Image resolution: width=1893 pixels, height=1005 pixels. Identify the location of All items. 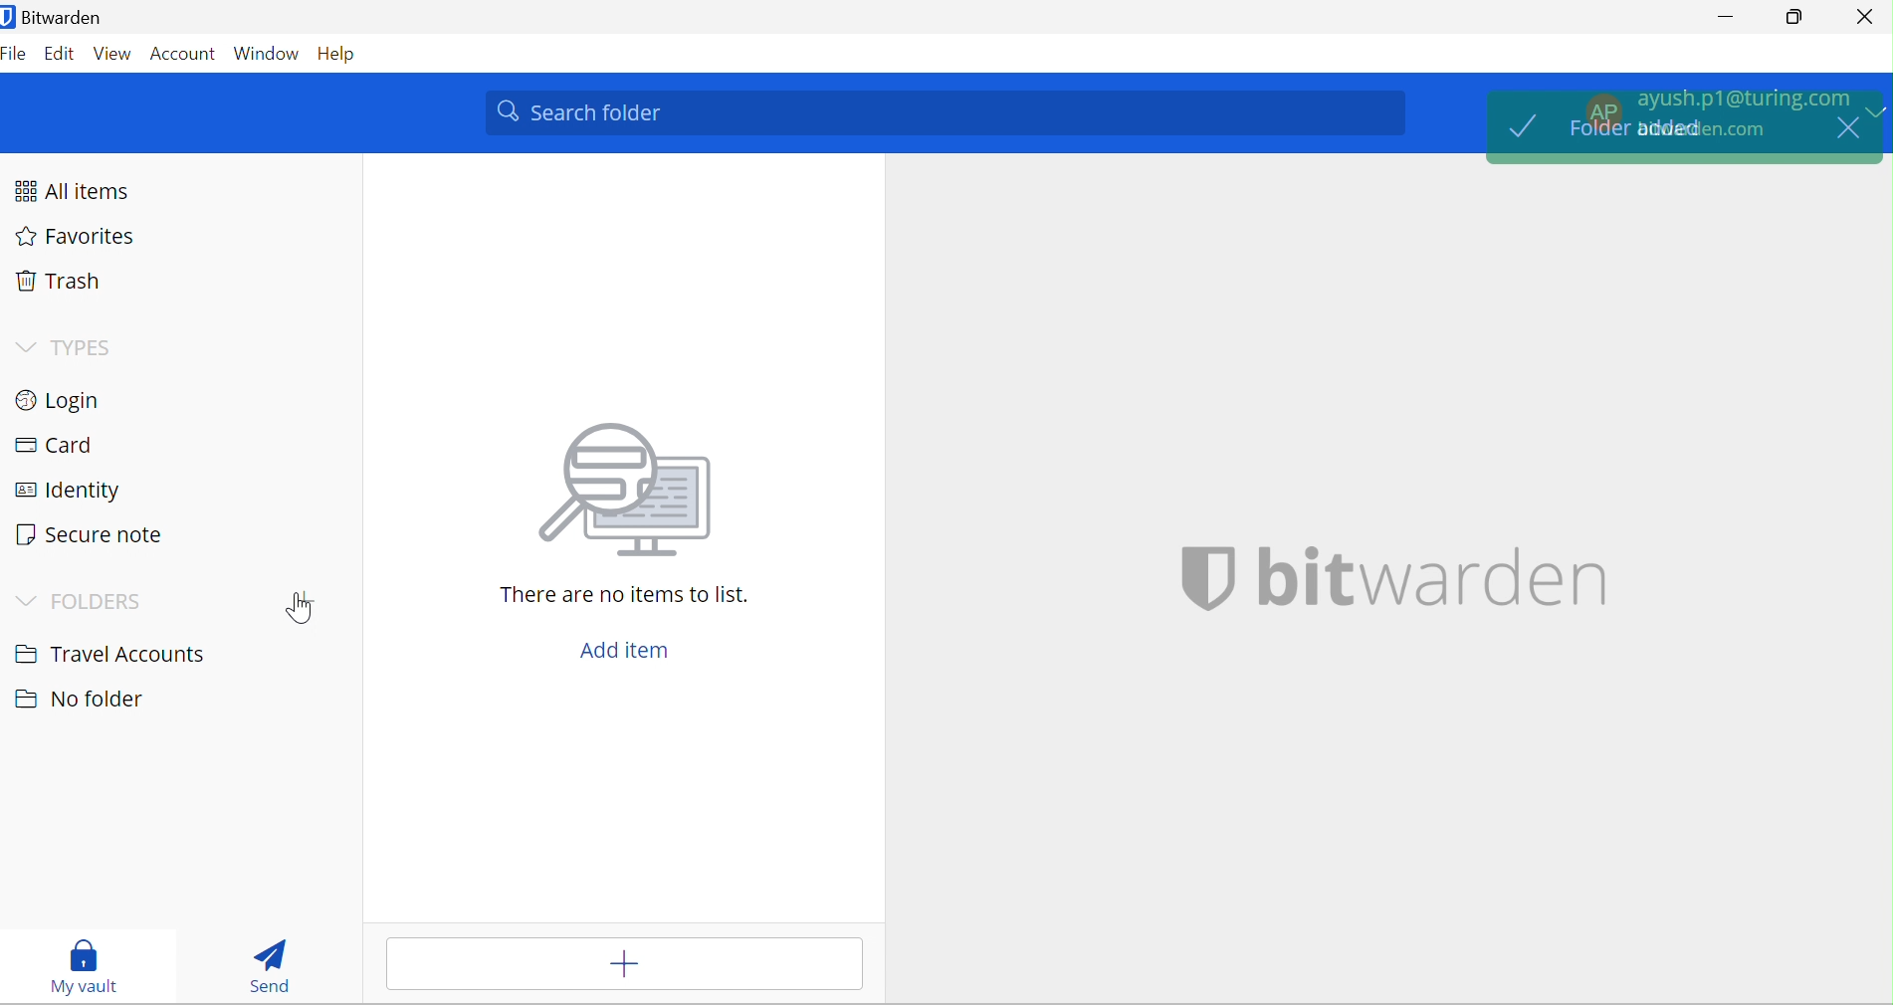
(83, 189).